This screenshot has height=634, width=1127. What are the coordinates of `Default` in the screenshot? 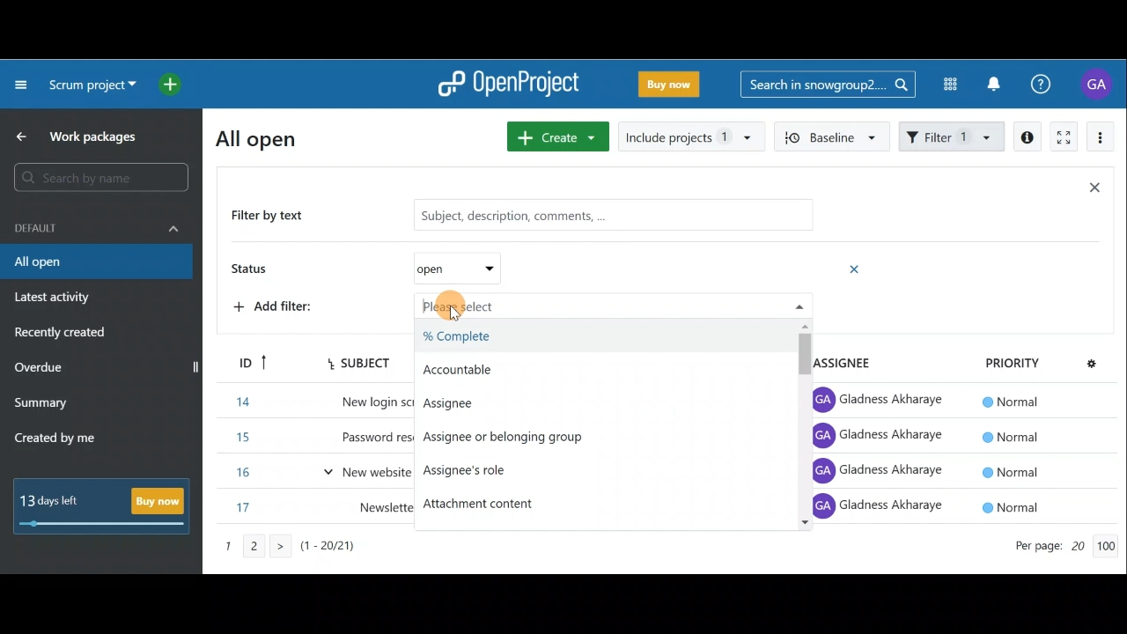 It's located at (97, 226).